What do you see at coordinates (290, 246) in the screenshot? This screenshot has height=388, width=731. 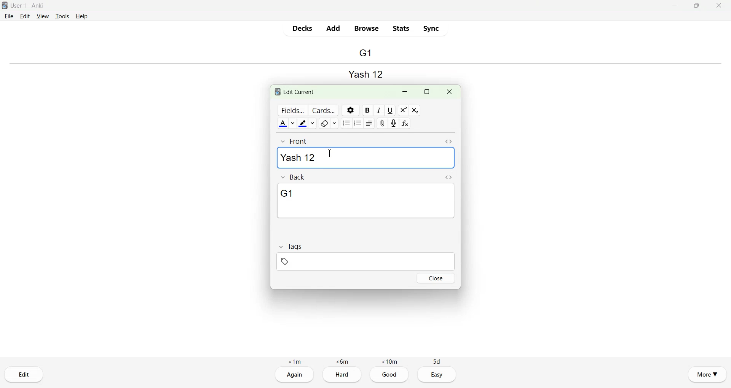 I see `Tags` at bounding box center [290, 246].